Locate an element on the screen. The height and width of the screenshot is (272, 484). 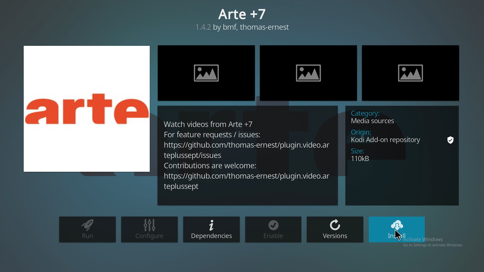
preview is located at coordinates (309, 73).